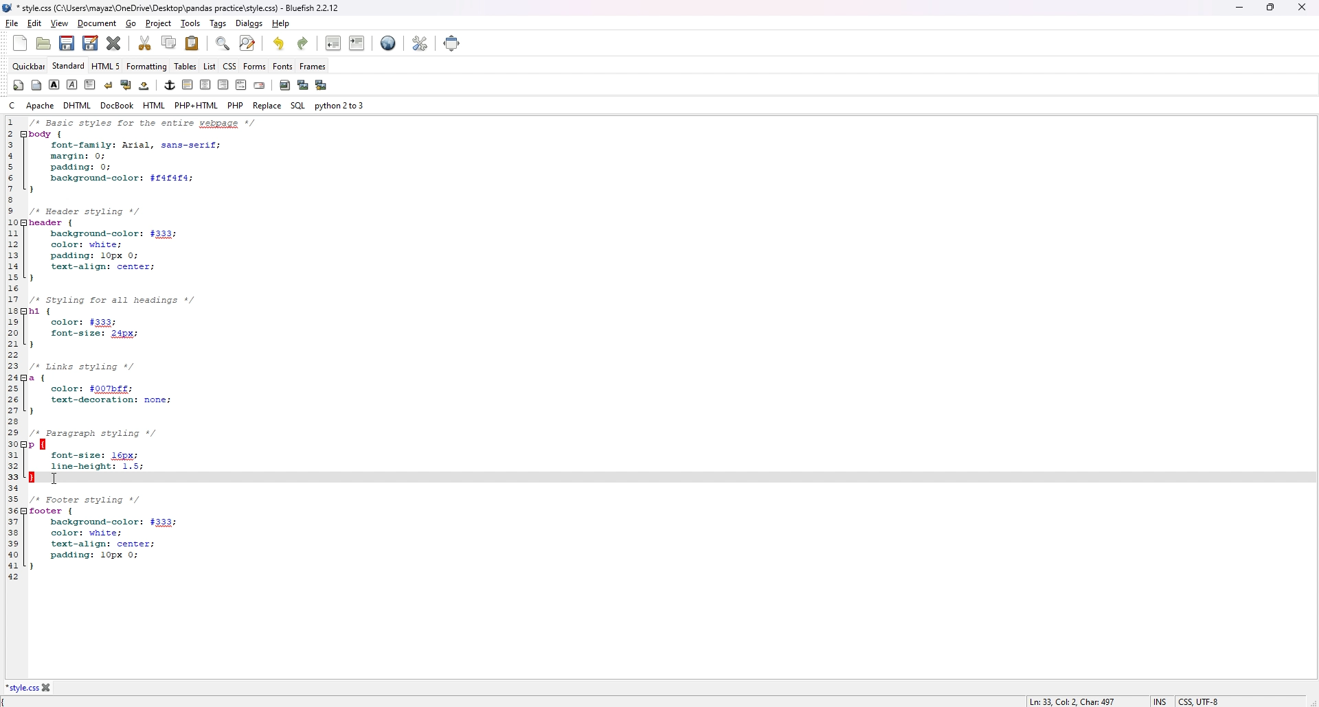  Describe the element at coordinates (322, 86) in the screenshot. I see `multi thumbnail` at that location.